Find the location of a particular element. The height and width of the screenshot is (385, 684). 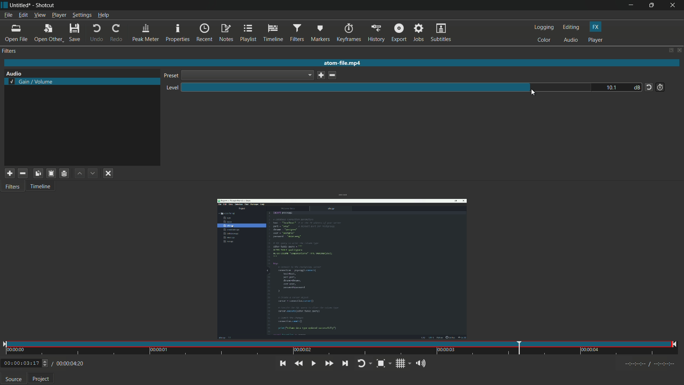

filter is located at coordinates (10, 51).